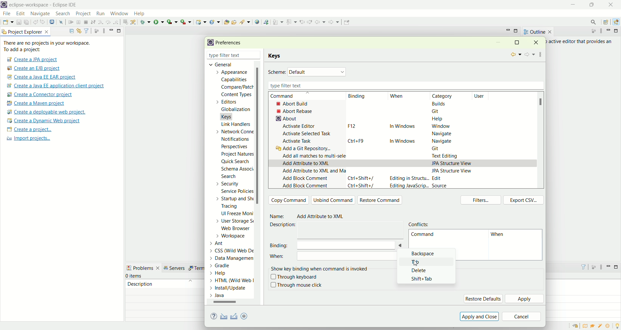 The height and width of the screenshot is (330, 621). Describe the element at coordinates (278, 22) in the screenshot. I see `next annotation` at that location.